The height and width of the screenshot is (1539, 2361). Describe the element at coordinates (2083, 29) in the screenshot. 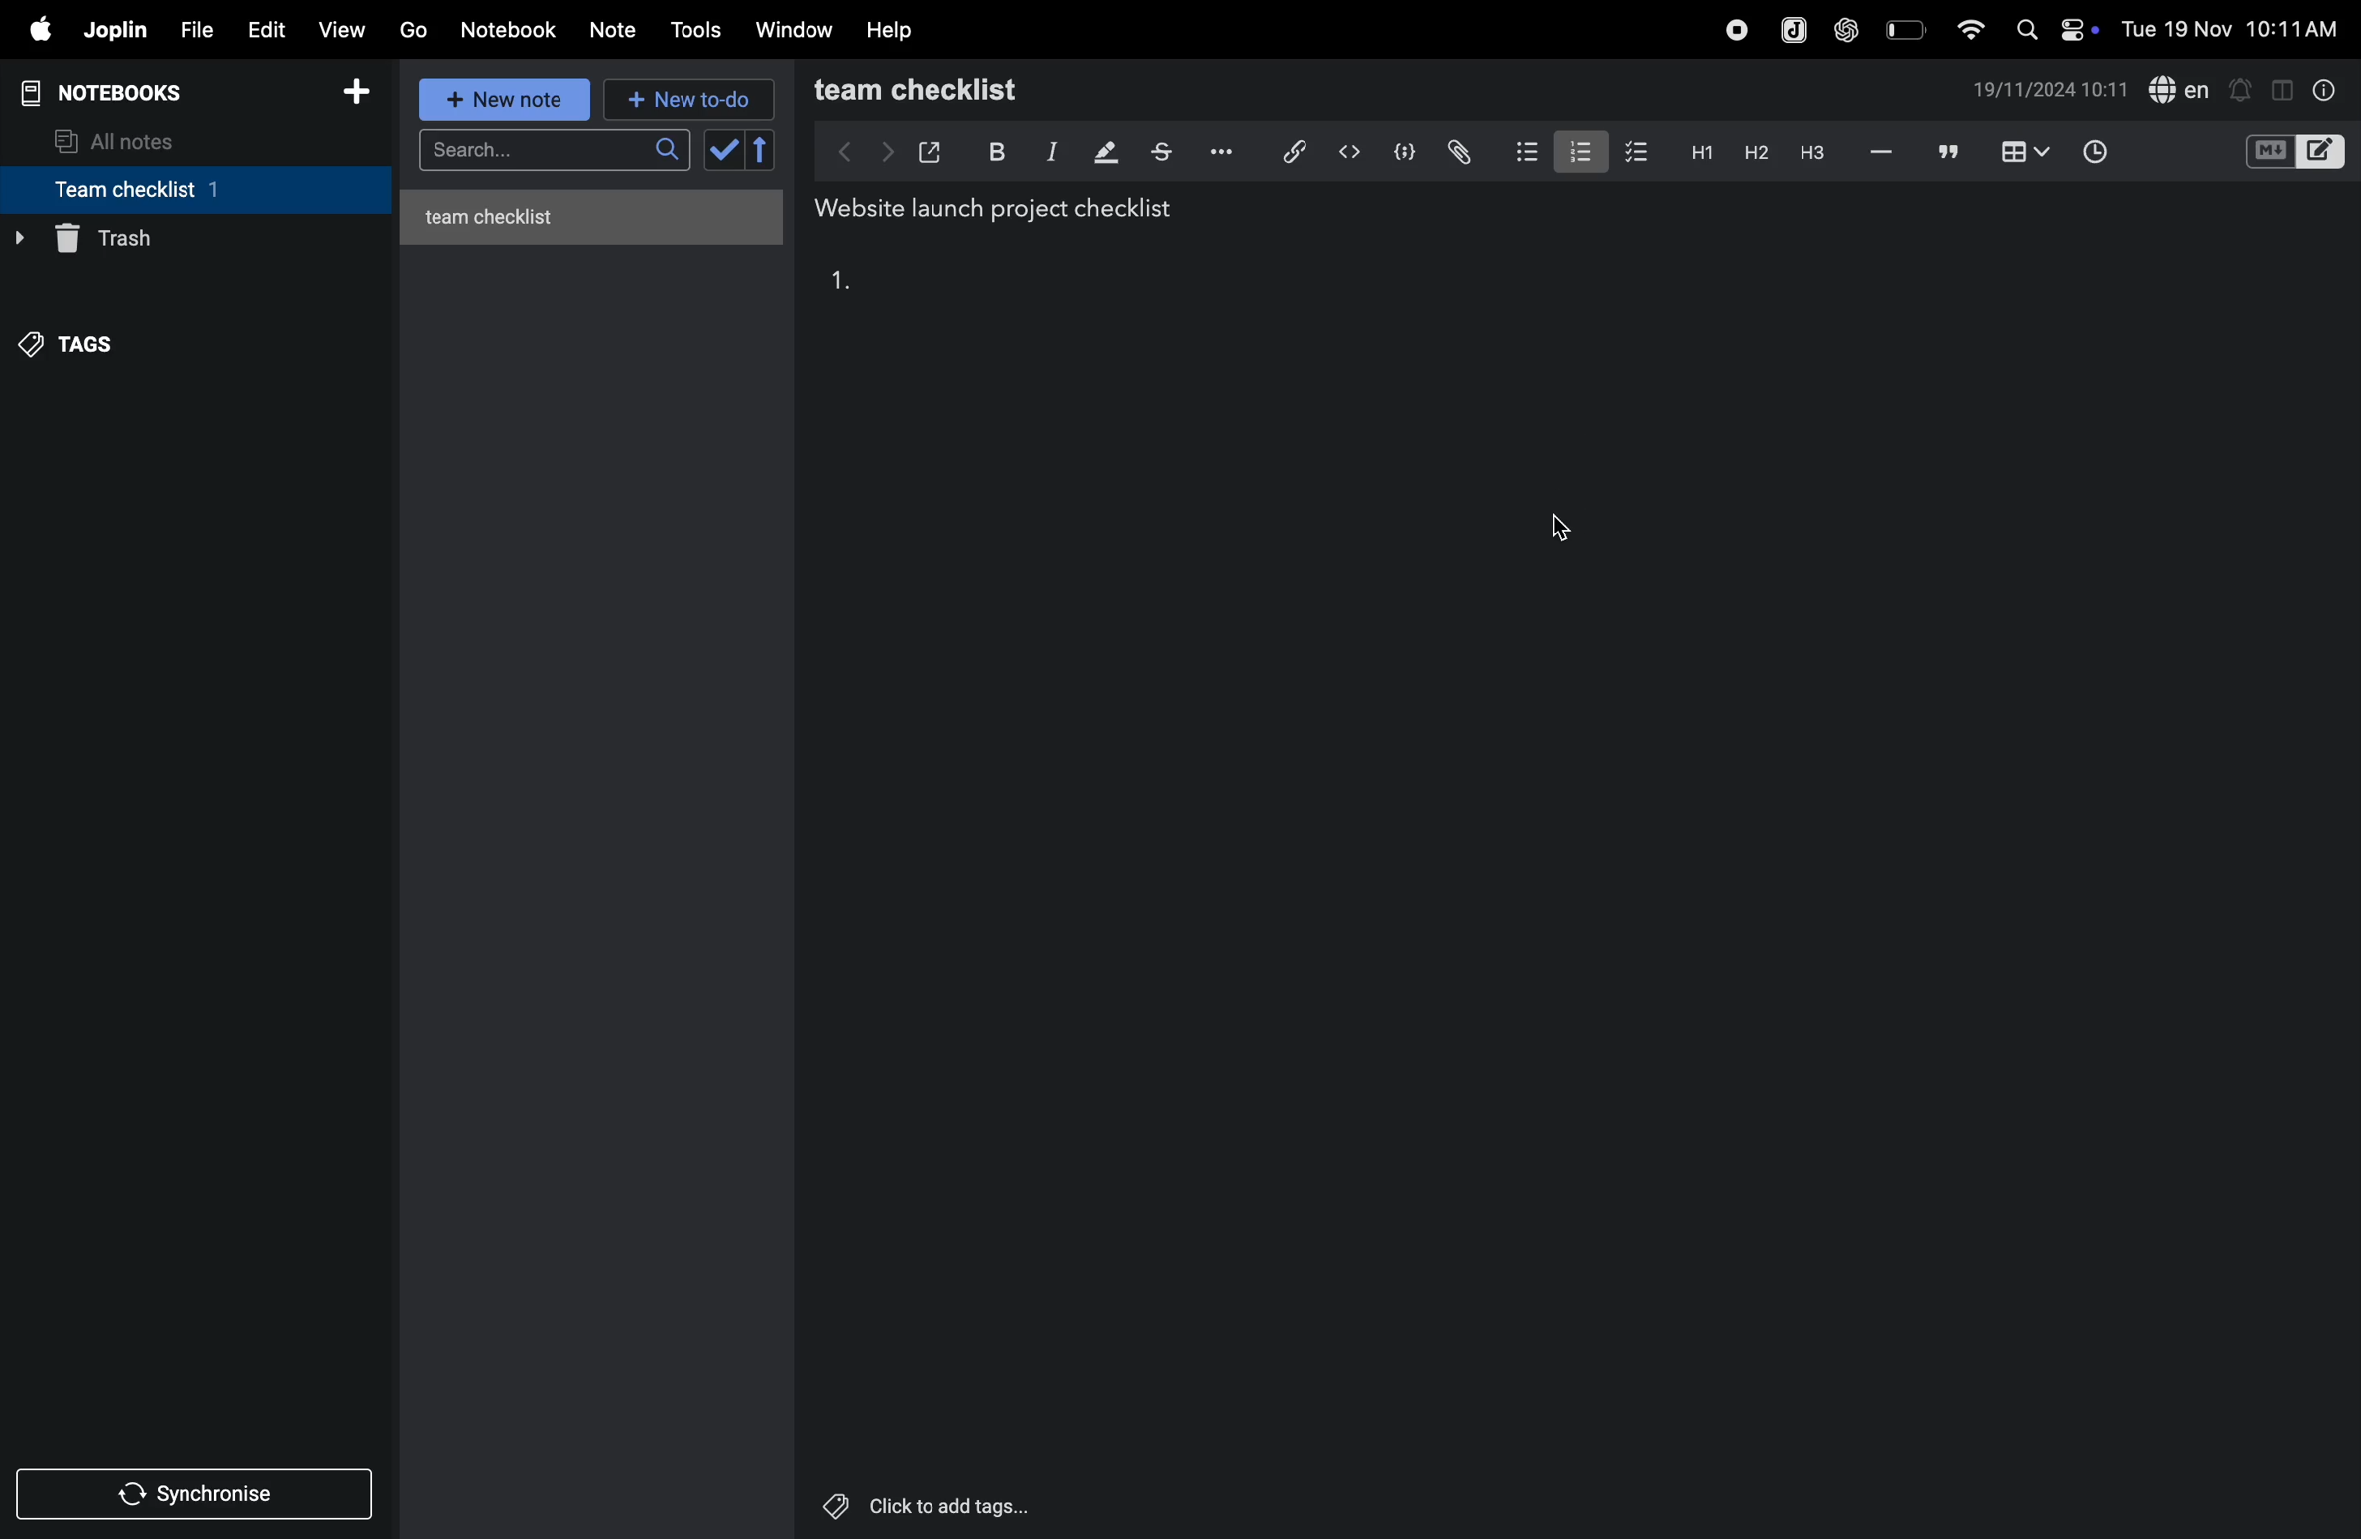

I see `on/off` at that location.